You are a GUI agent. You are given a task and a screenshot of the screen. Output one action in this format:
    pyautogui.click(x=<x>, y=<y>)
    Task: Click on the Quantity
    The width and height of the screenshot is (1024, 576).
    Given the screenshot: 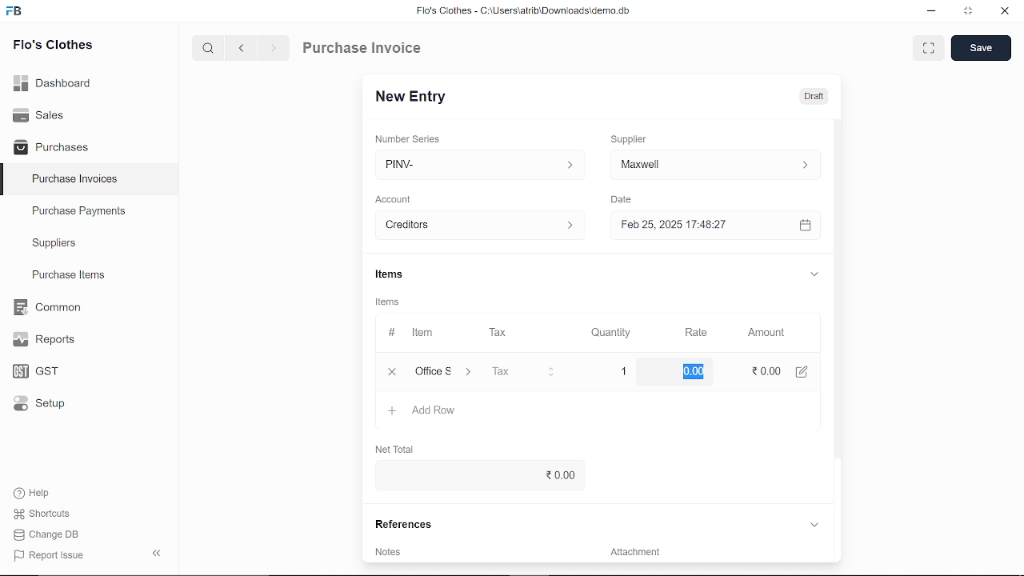 What is the action you would take?
    pyautogui.click(x=613, y=332)
    